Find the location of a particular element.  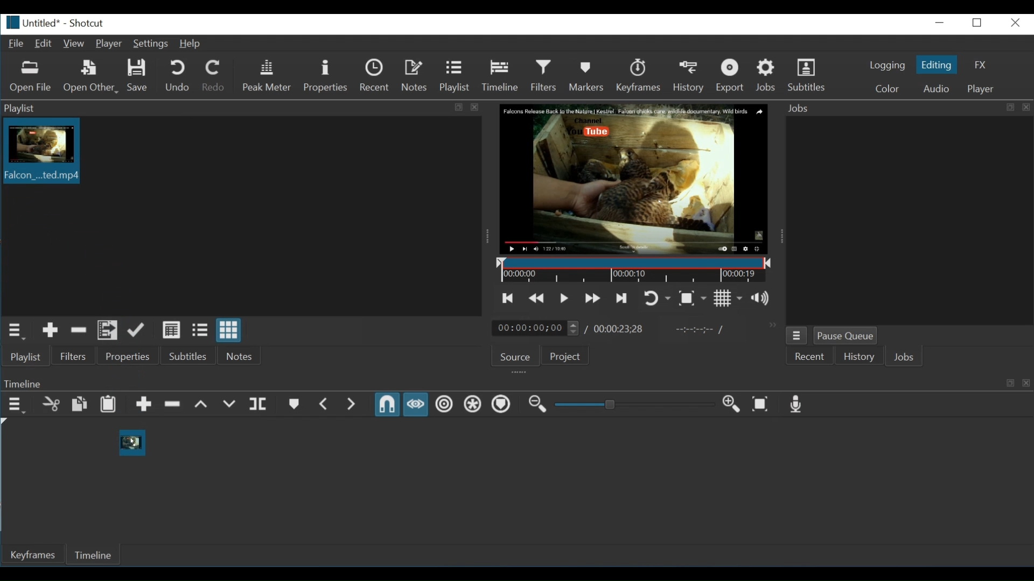

Save is located at coordinates (138, 76).